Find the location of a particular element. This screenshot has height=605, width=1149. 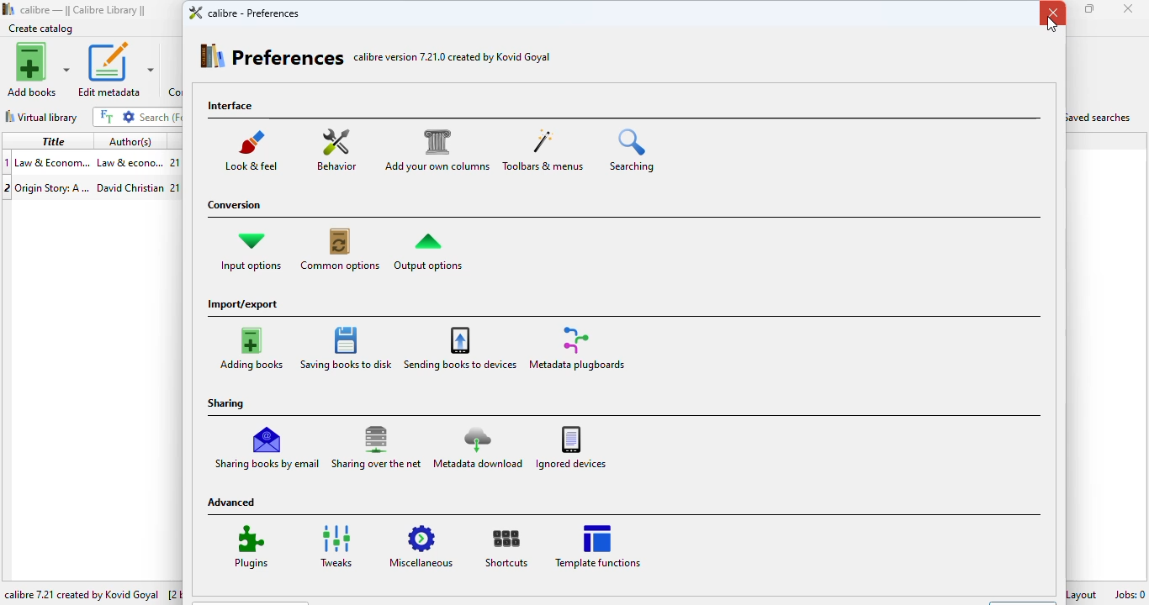

import/export is located at coordinates (243, 305).